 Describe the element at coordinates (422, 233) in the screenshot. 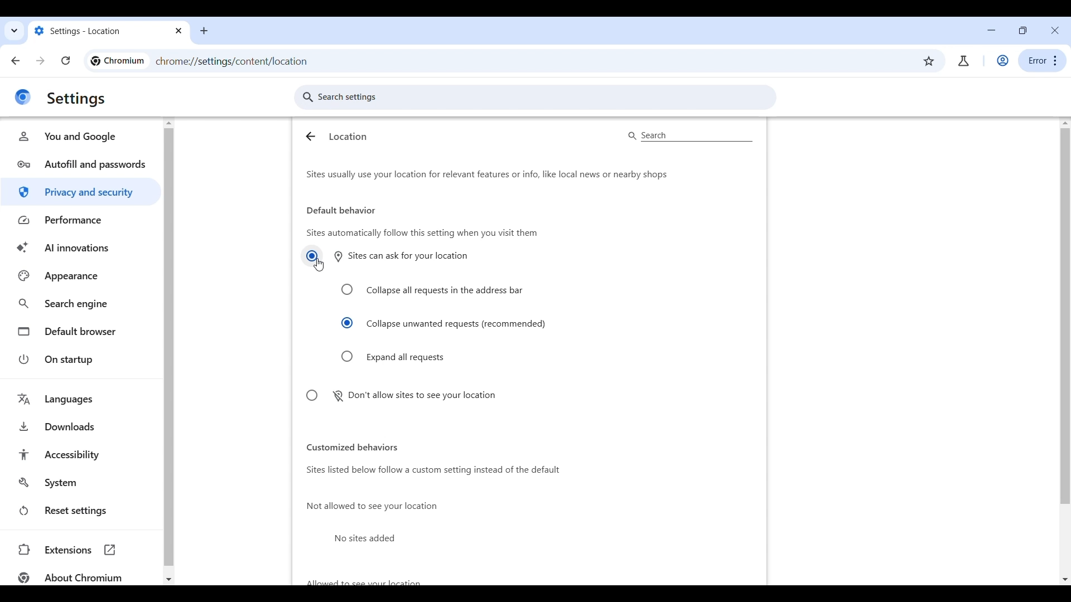

I see `sites automatically follow this setting when you visit them ` at that location.